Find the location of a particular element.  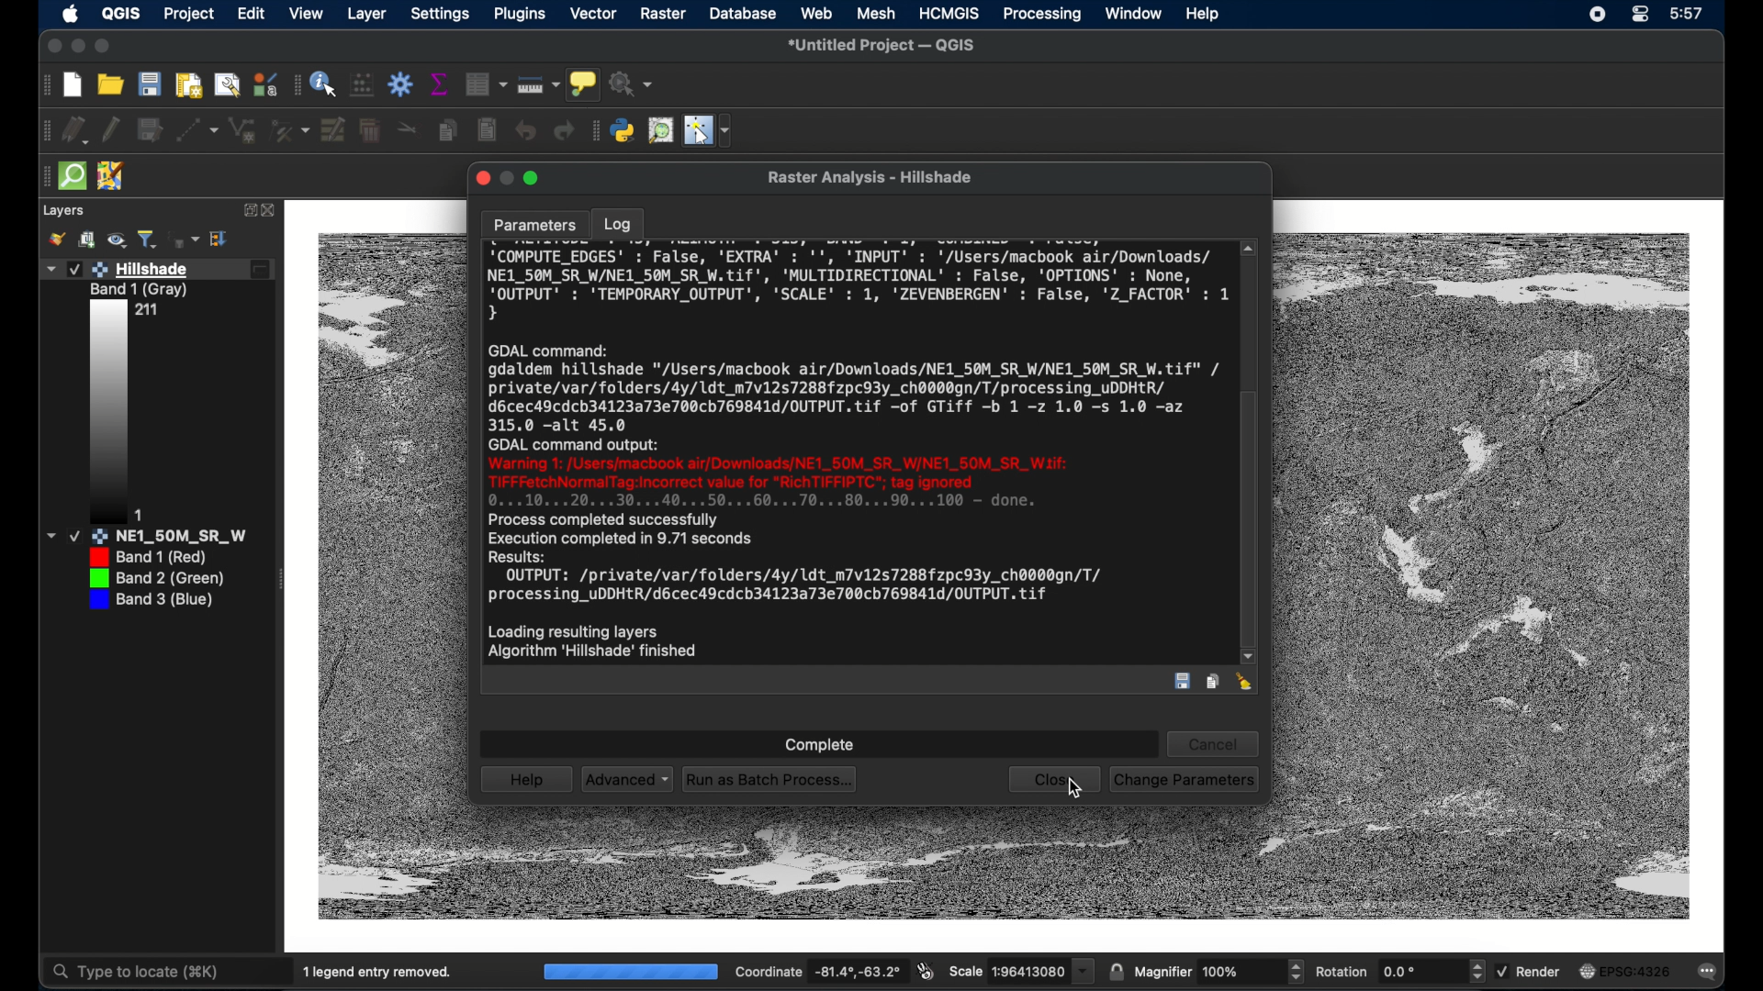

drag handle is located at coordinates (44, 86).